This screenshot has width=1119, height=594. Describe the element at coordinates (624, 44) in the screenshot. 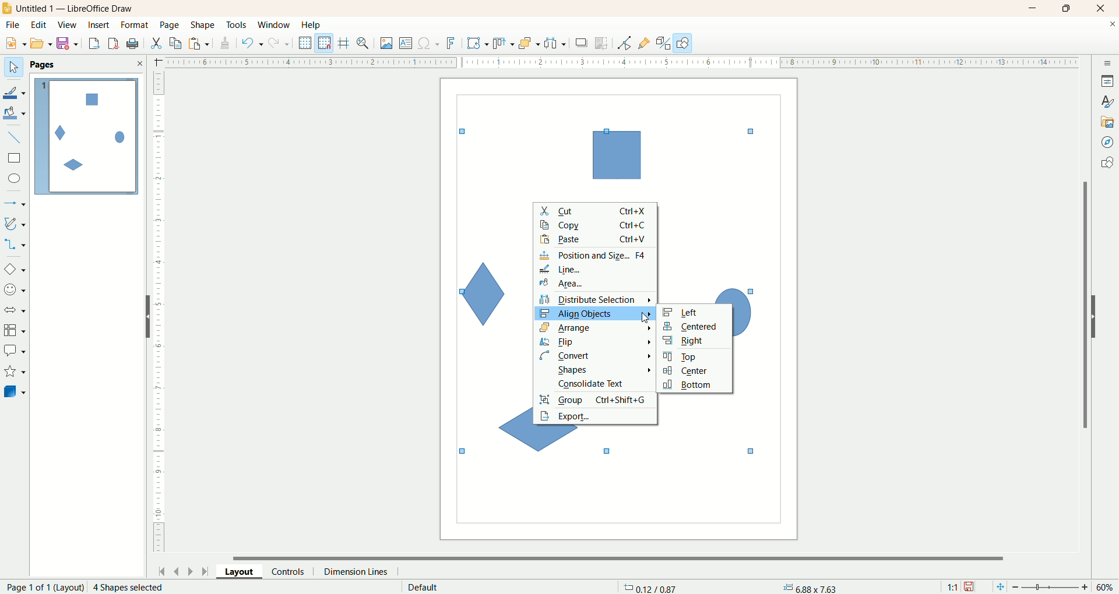

I see `point edit mode` at that location.